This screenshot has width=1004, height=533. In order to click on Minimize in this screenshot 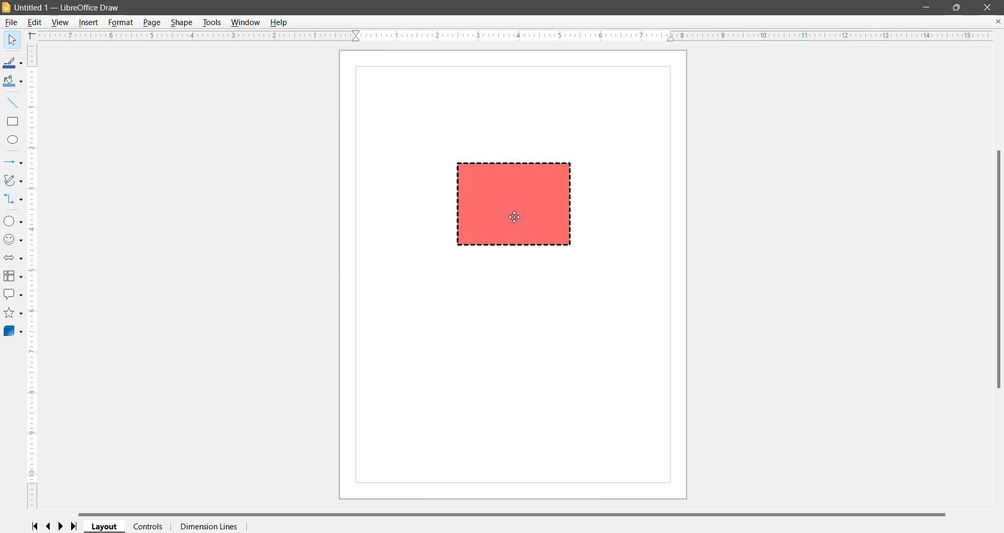, I will do `click(927, 7)`.